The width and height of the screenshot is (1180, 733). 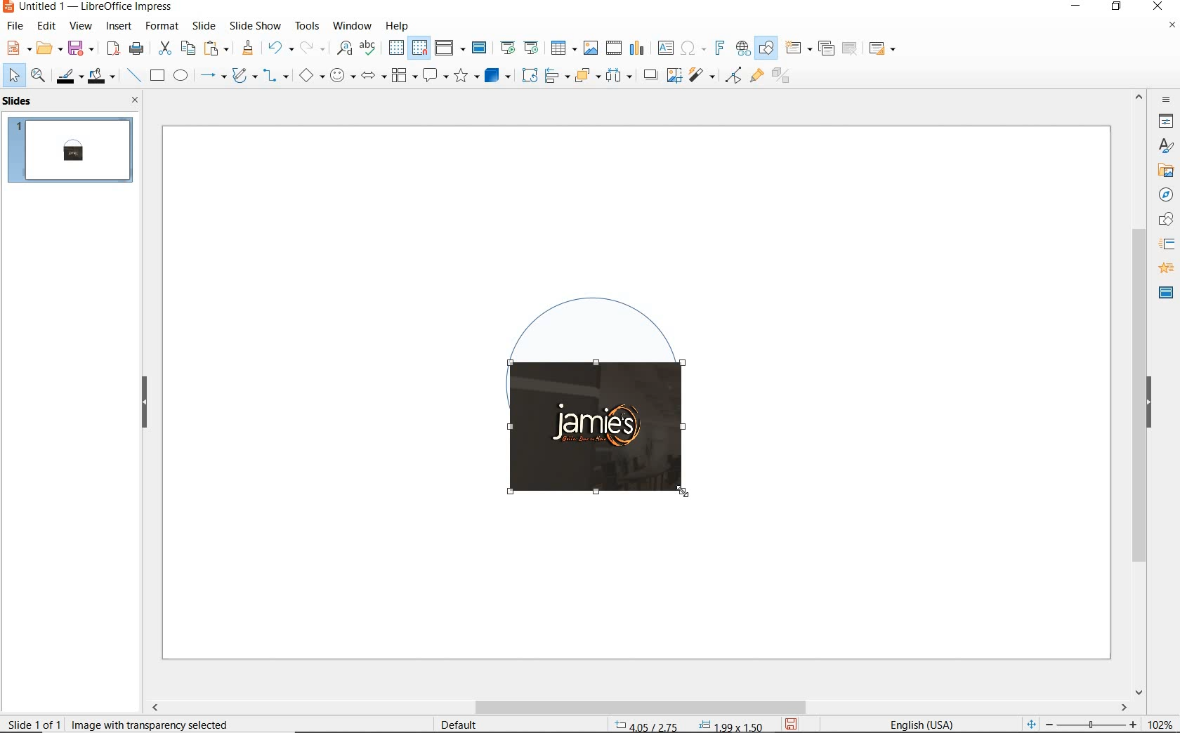 I want to click on view, so click(x=81, y=26).